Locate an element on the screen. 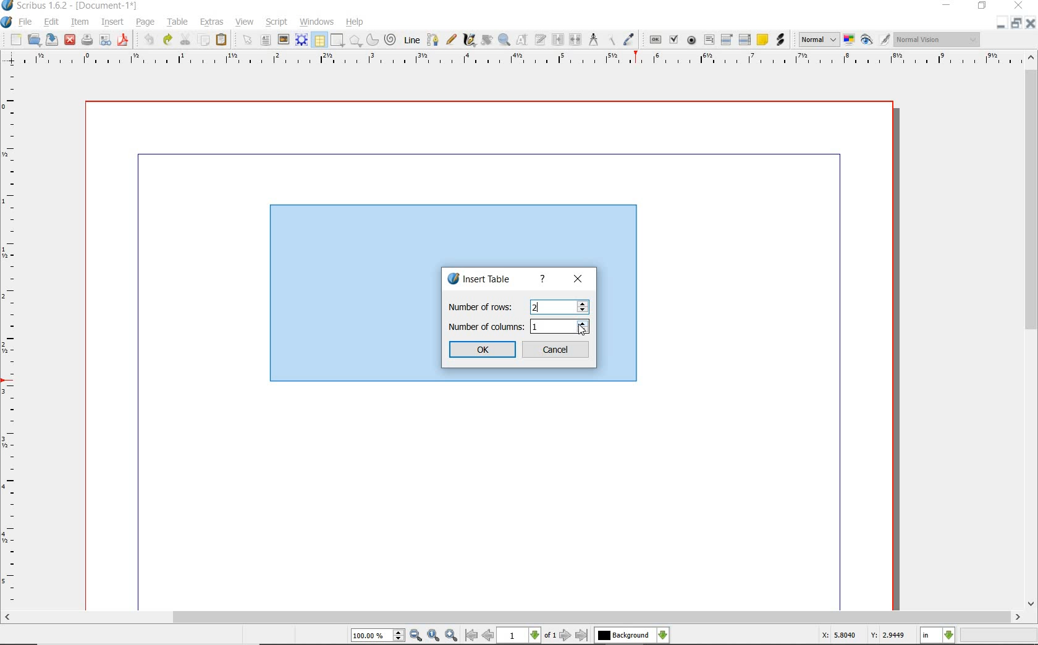 This screenshot has height=645, width=1038. go to previous page is located at coordinates (487, 636).